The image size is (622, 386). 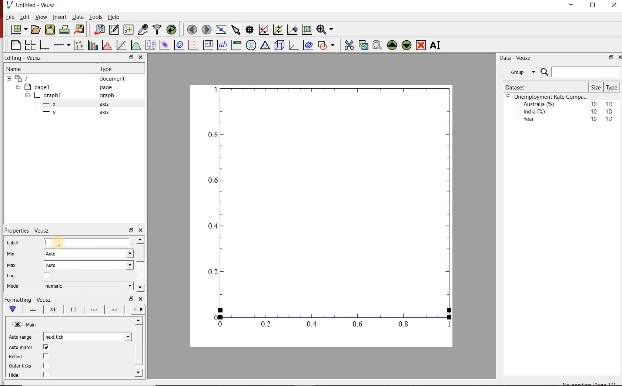 What do you see at coordinates (14, 375) in the screenshot?
I see `Hide` at bounding box center [14, 375].